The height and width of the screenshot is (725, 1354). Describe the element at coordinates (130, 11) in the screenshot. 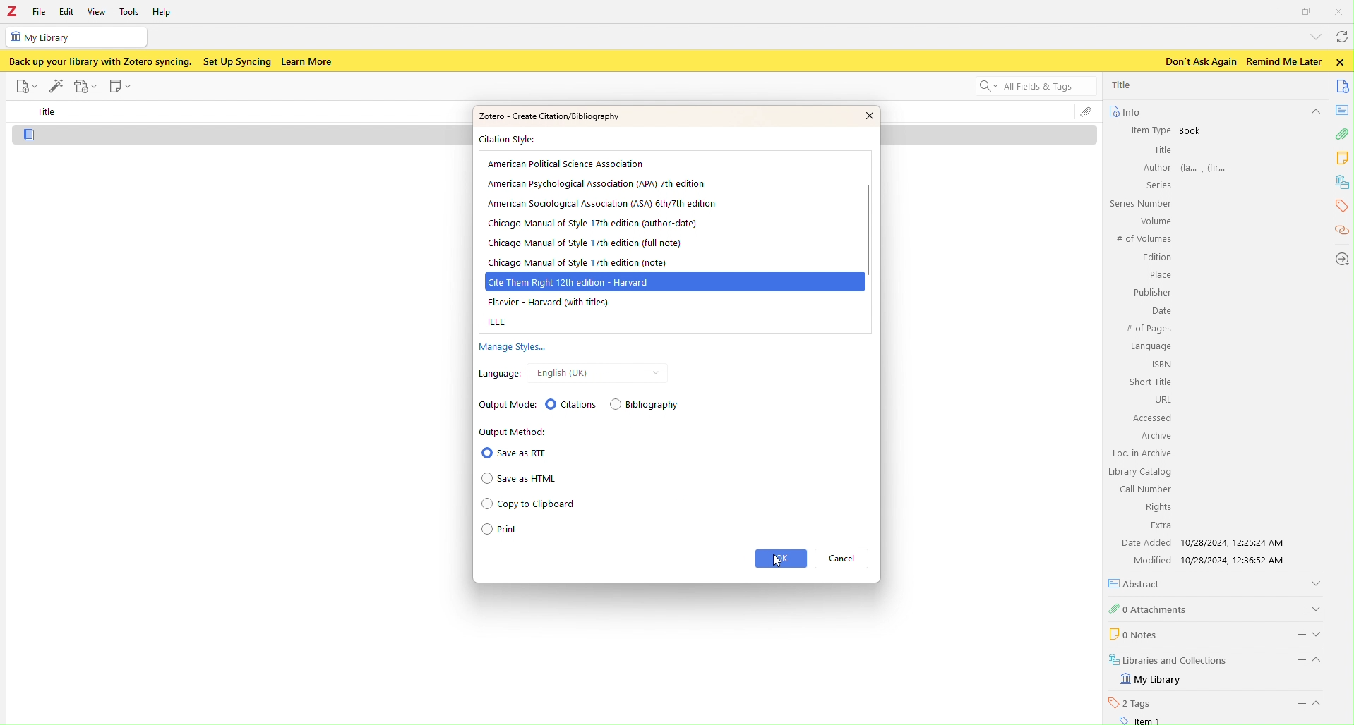

I see `Tools` at that location.